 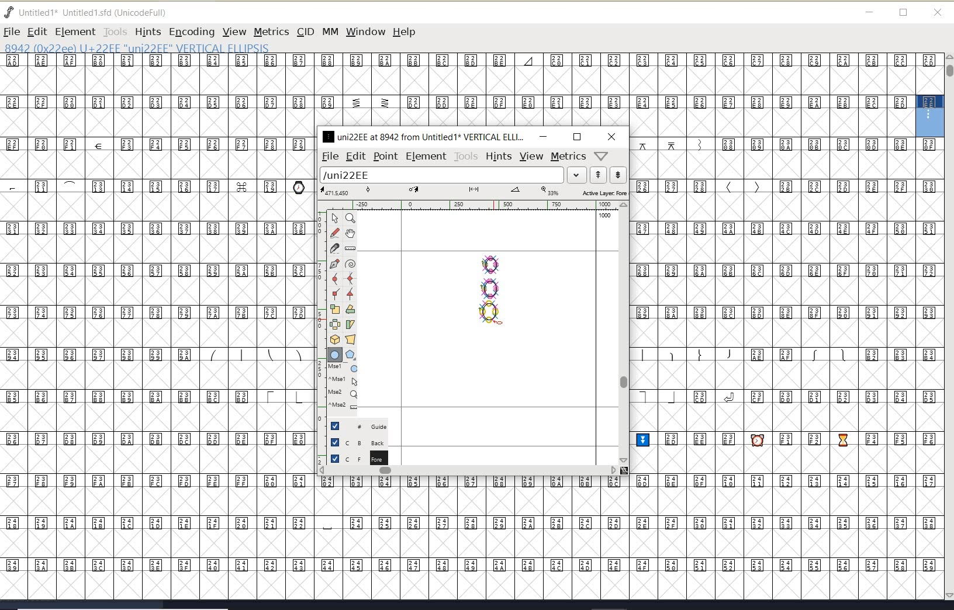 I want to click on a vertical ellipsis created, so click(x=488, y=287).